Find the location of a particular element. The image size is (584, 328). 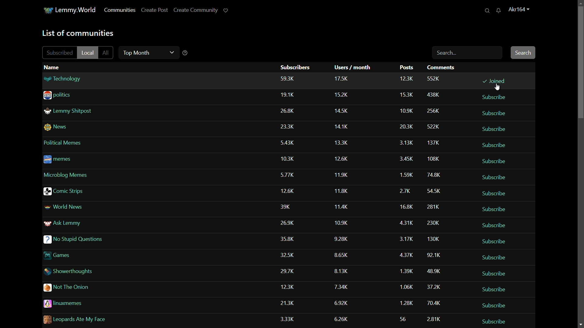

communities name is located at coordinates (94, 161).